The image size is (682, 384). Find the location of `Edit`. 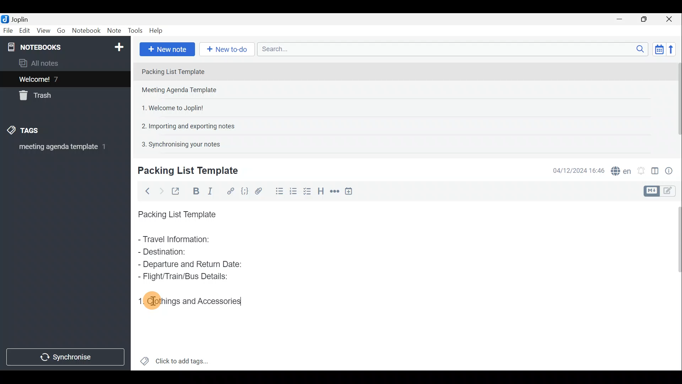

Edit is located at coordinates (23, 31).